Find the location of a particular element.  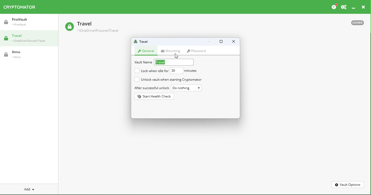

Add new vault is located at coordinates (30, 188).